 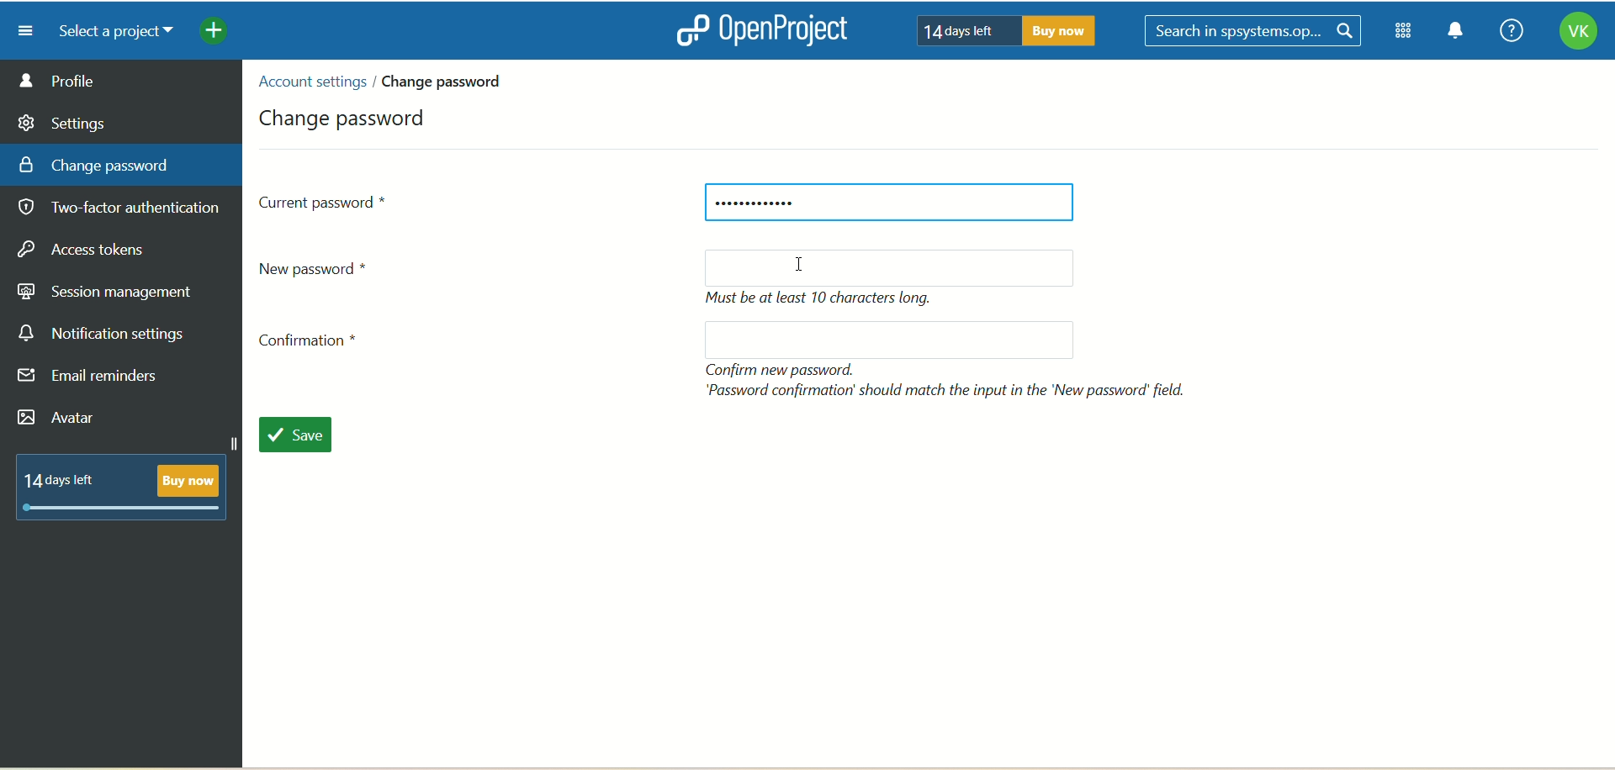 I want to click on current password, so click(x=325, y=201).